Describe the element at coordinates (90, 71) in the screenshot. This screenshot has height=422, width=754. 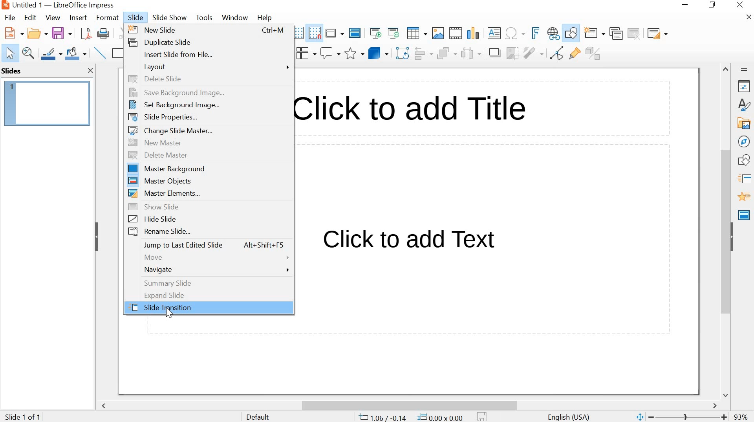
I see `CLOSE` at that location.